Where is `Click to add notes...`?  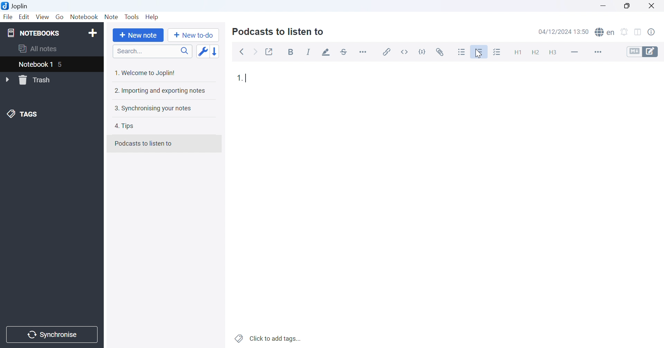 Click to add notes... is located at coordinates (269, 338).